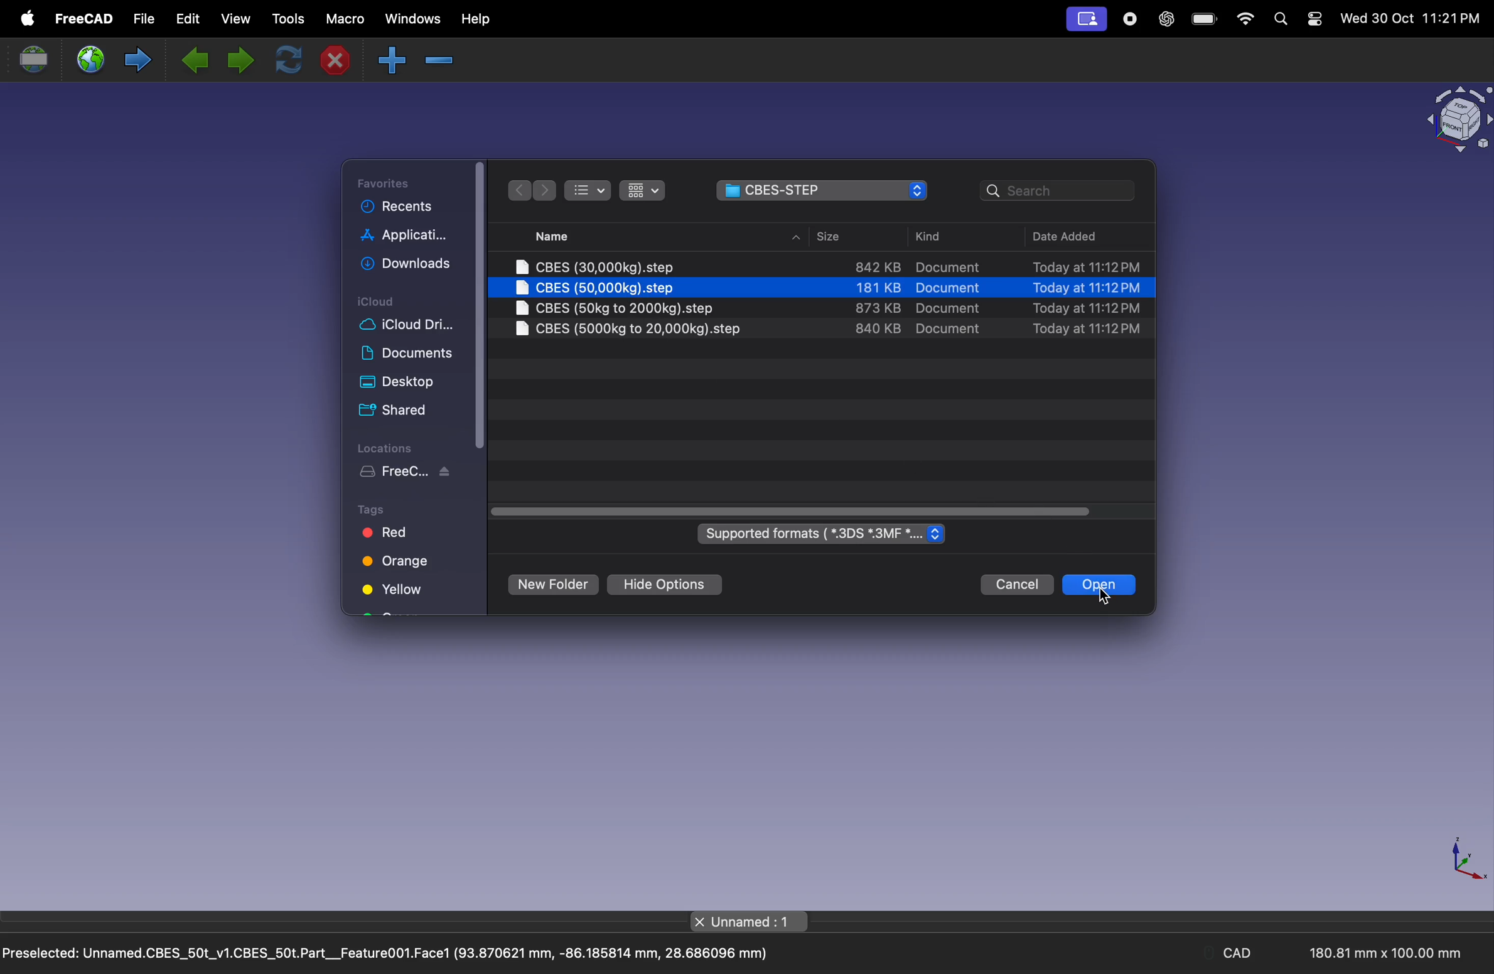 The width and height of the screenshot is (1494, 974). What do you see at coordinates (1380, 953) in the screenshot?
I see `180.81 mm x 100.00 mm` at bounding box center [1380, 953].